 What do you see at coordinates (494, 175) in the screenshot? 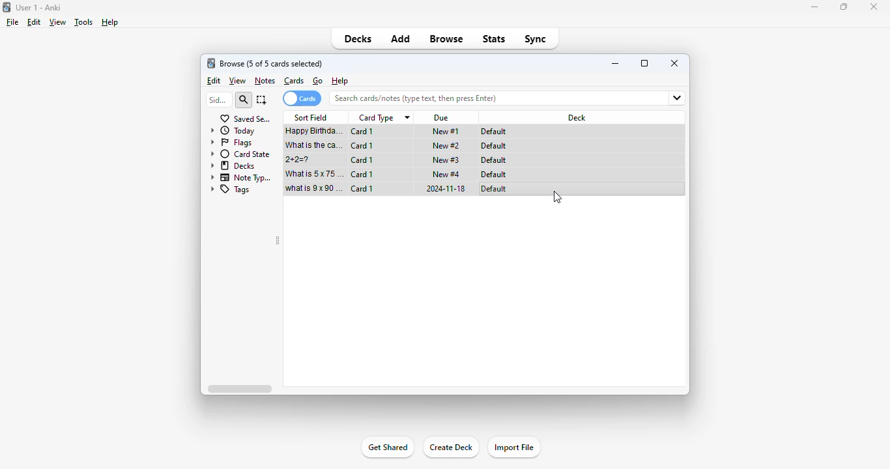
I see `default` at bounding box center [494, 175].